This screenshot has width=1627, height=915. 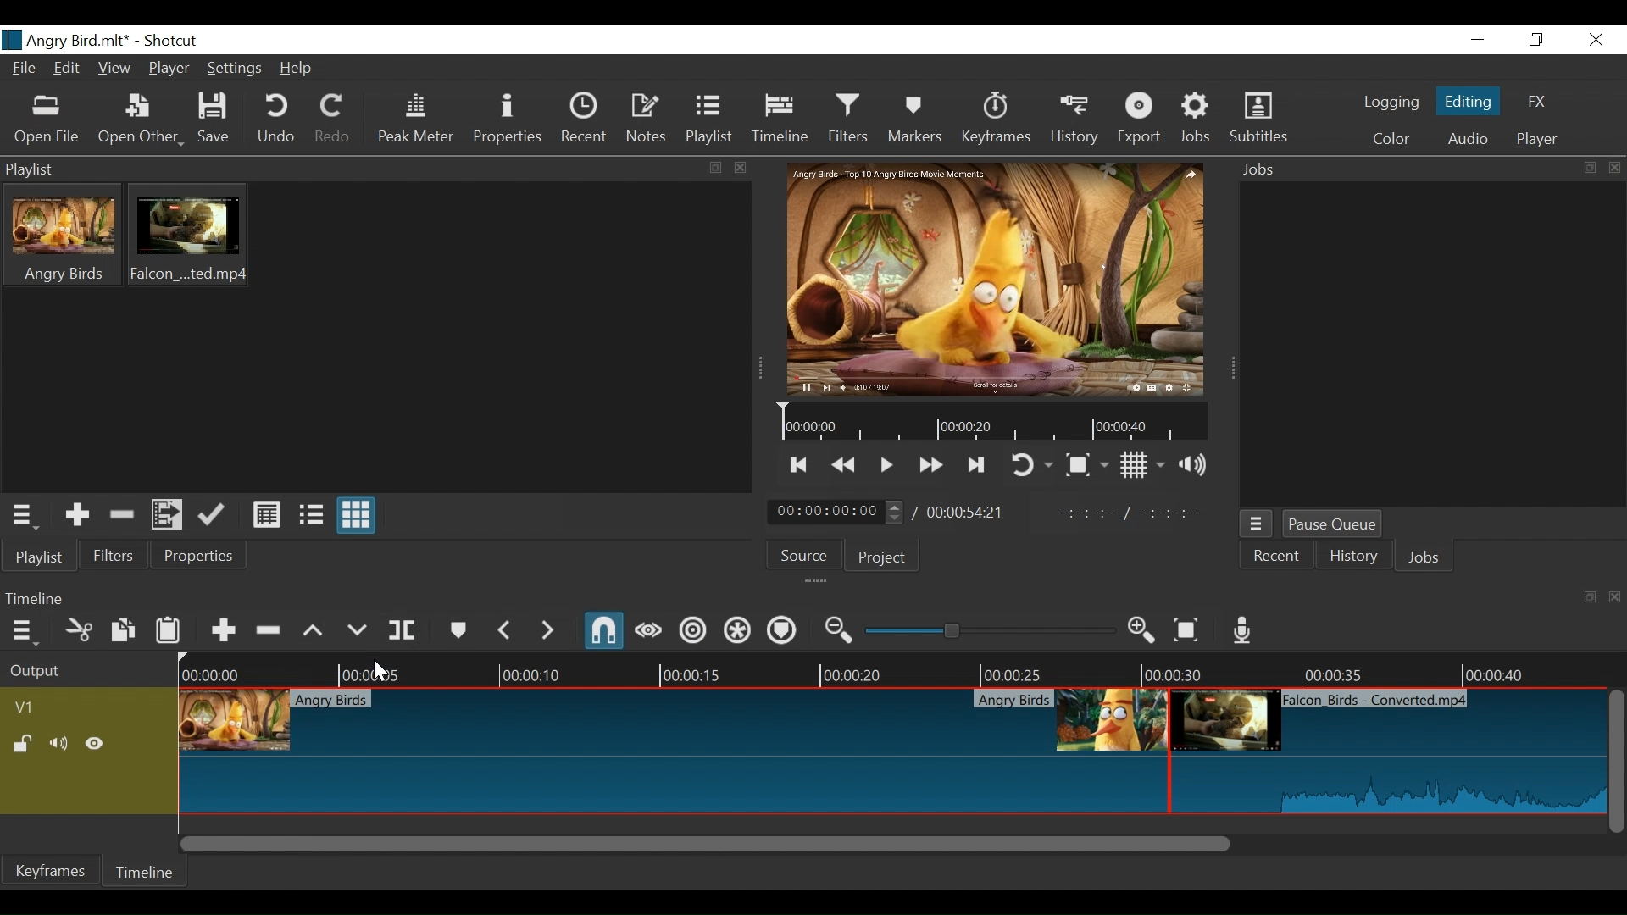 I want to click on Audio, so click(x=1467, y=138).